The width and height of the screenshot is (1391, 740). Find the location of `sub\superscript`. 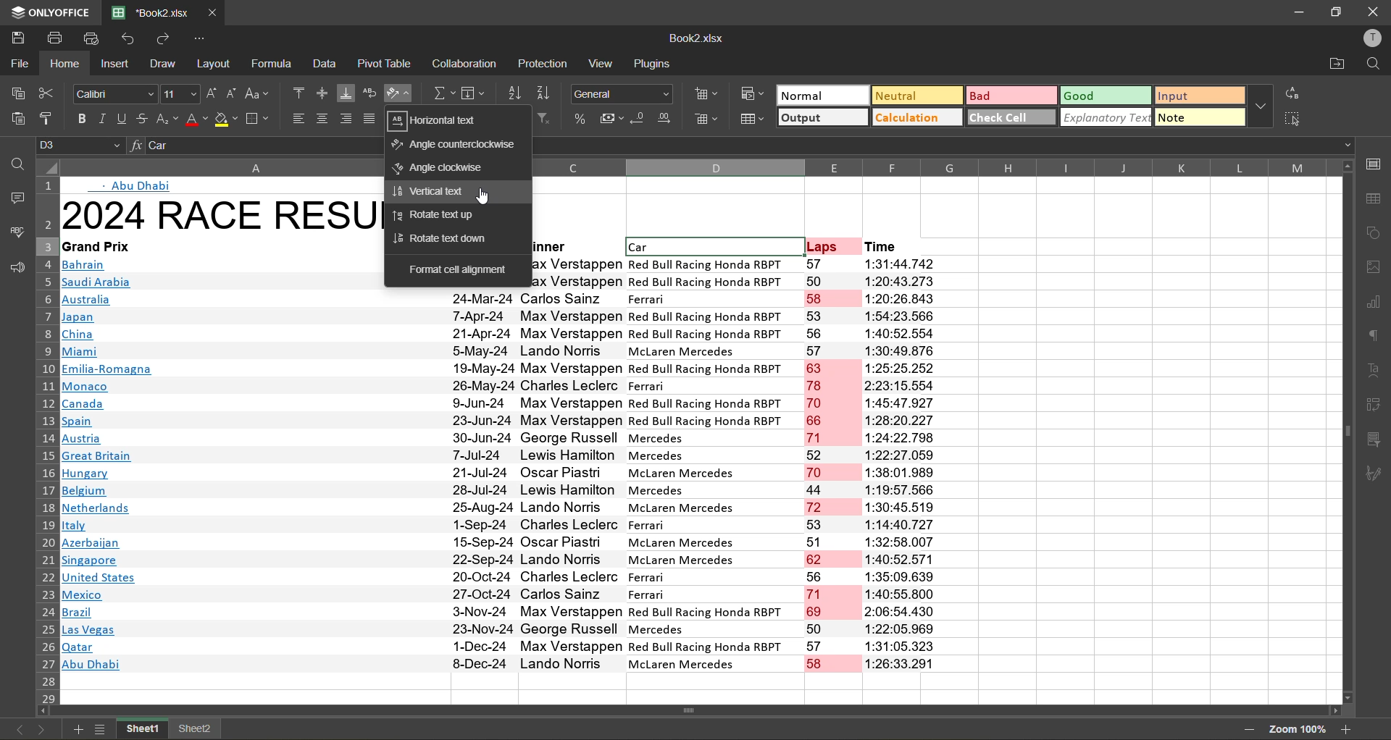

sub\superscript is located at coordinates (167, 122).